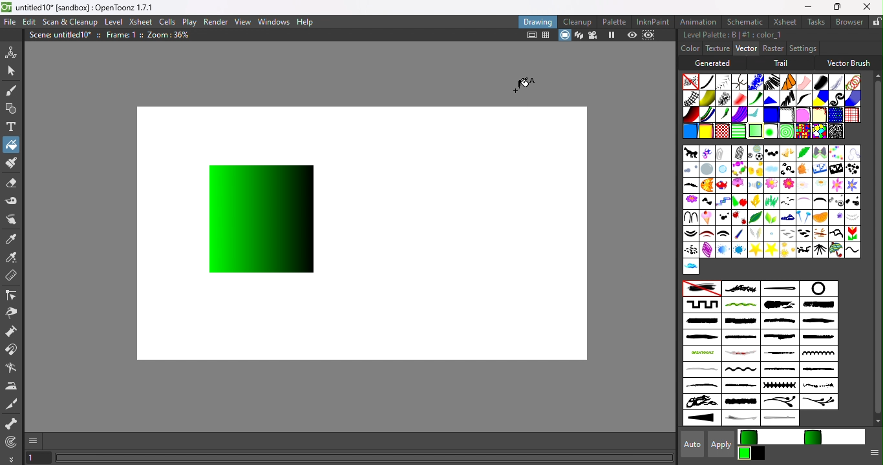 This screenshot has height=465, width=883. What do you see at coordinates (836, 250) in the screenshot?
I see `Umbrella` at bounding box center [836, 250].